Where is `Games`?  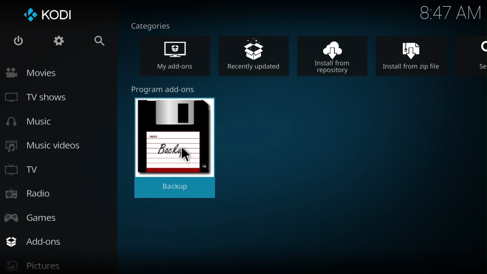
Games is located at coordinates (40, 216).